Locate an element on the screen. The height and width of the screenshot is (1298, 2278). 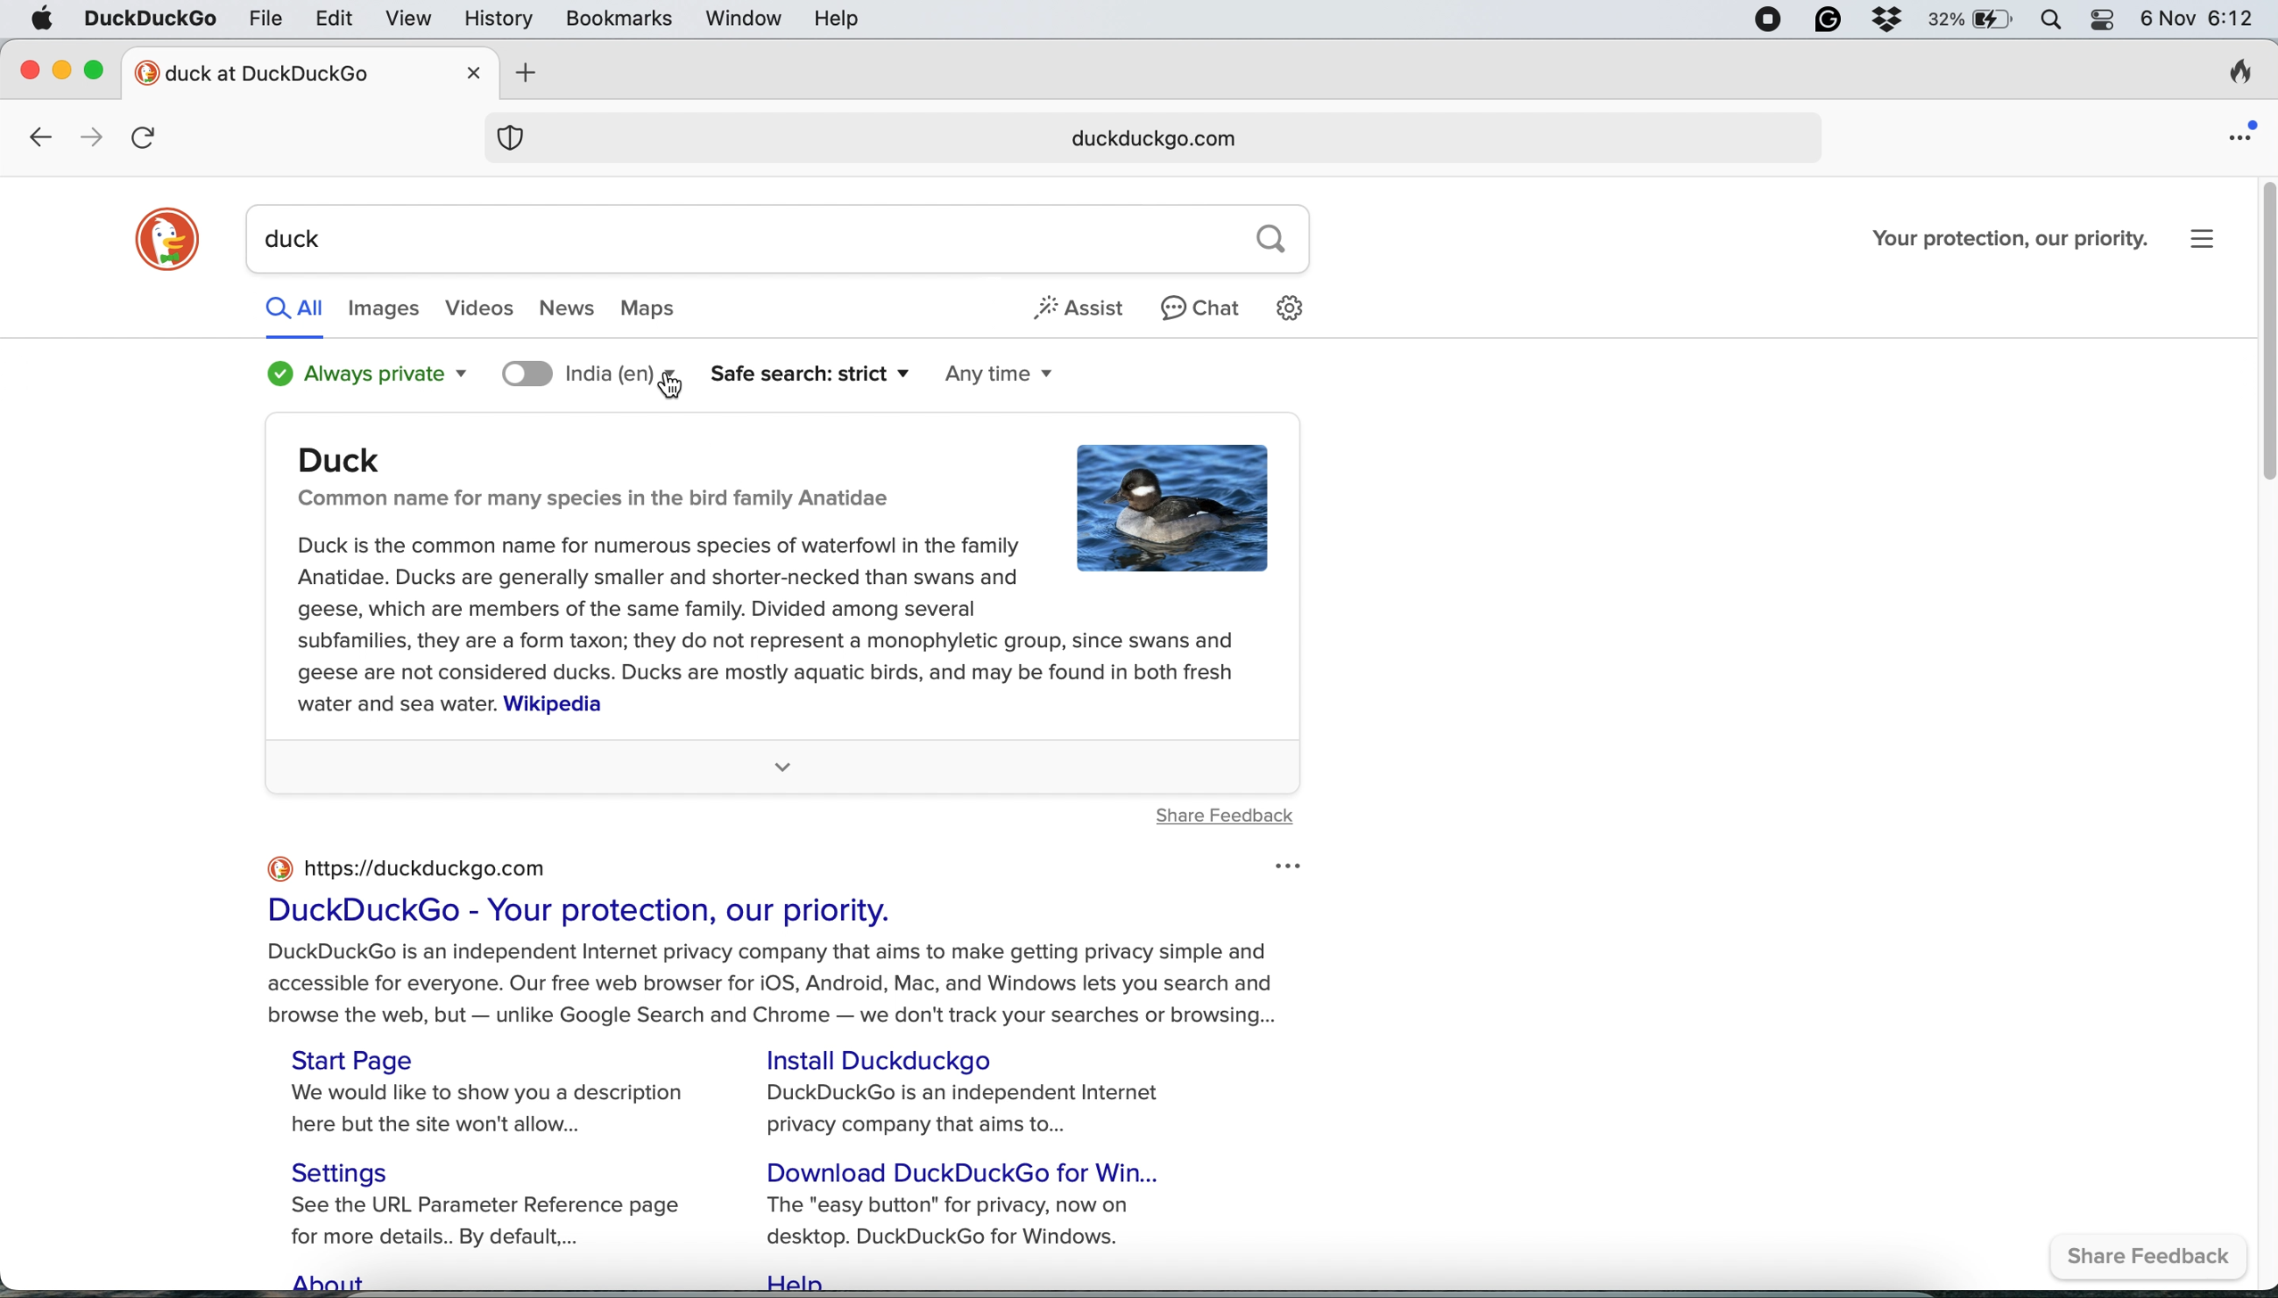
toggle location is located at coordinates (527, 373).